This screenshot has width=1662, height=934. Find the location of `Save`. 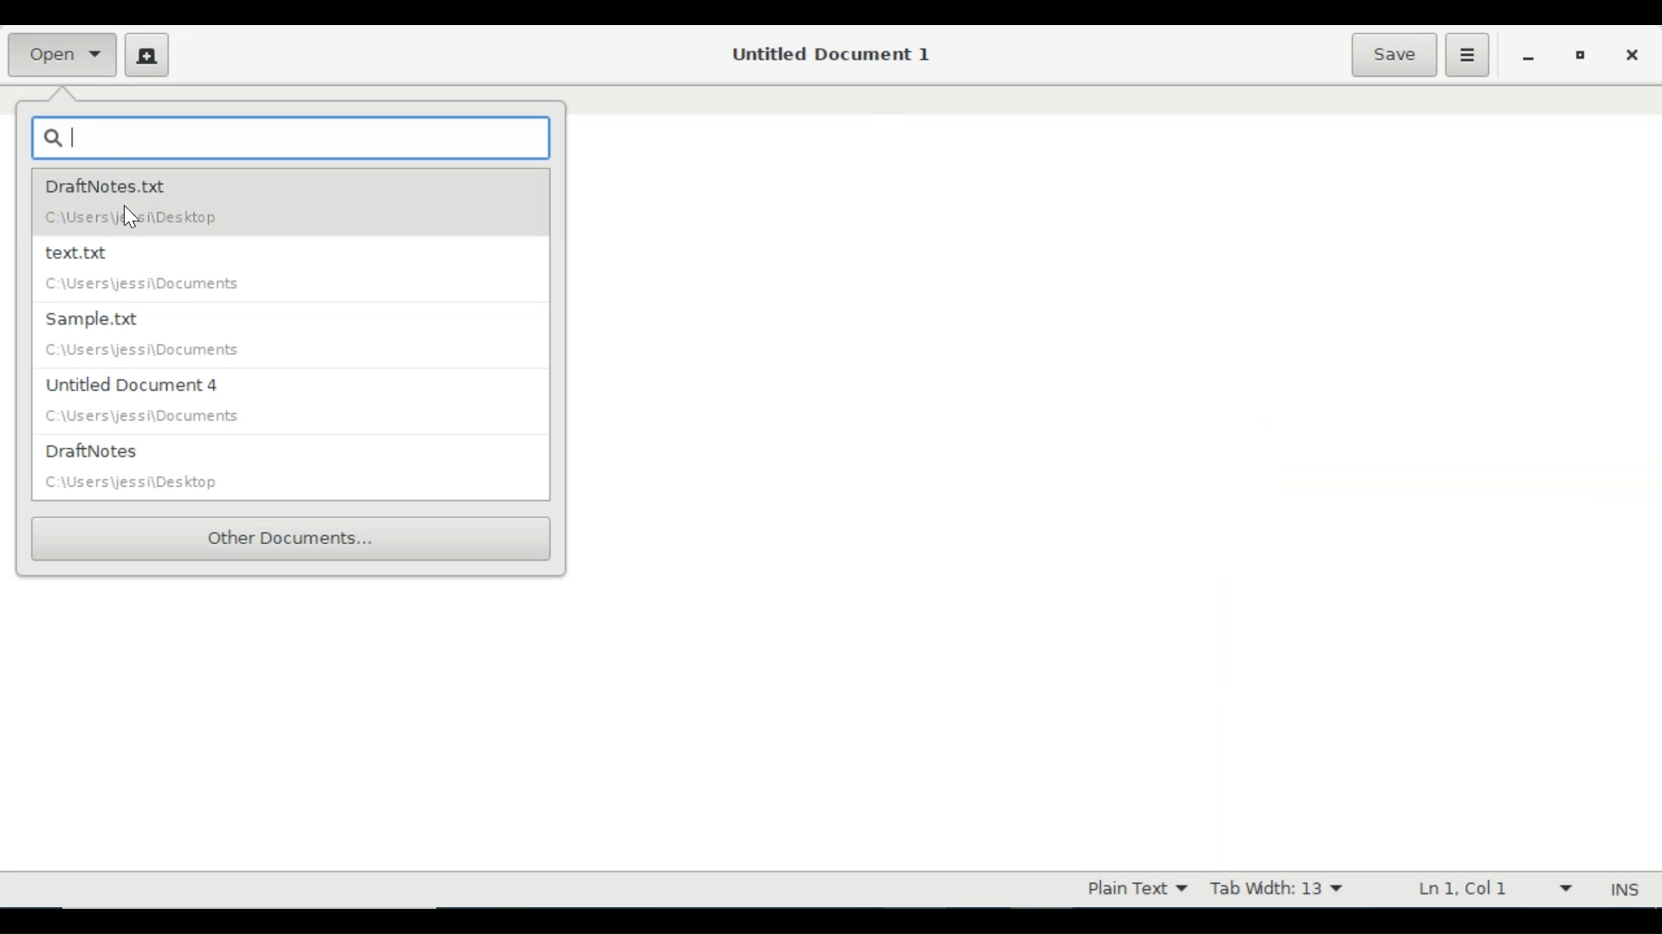

Save is located at coordinates (1394, 54).